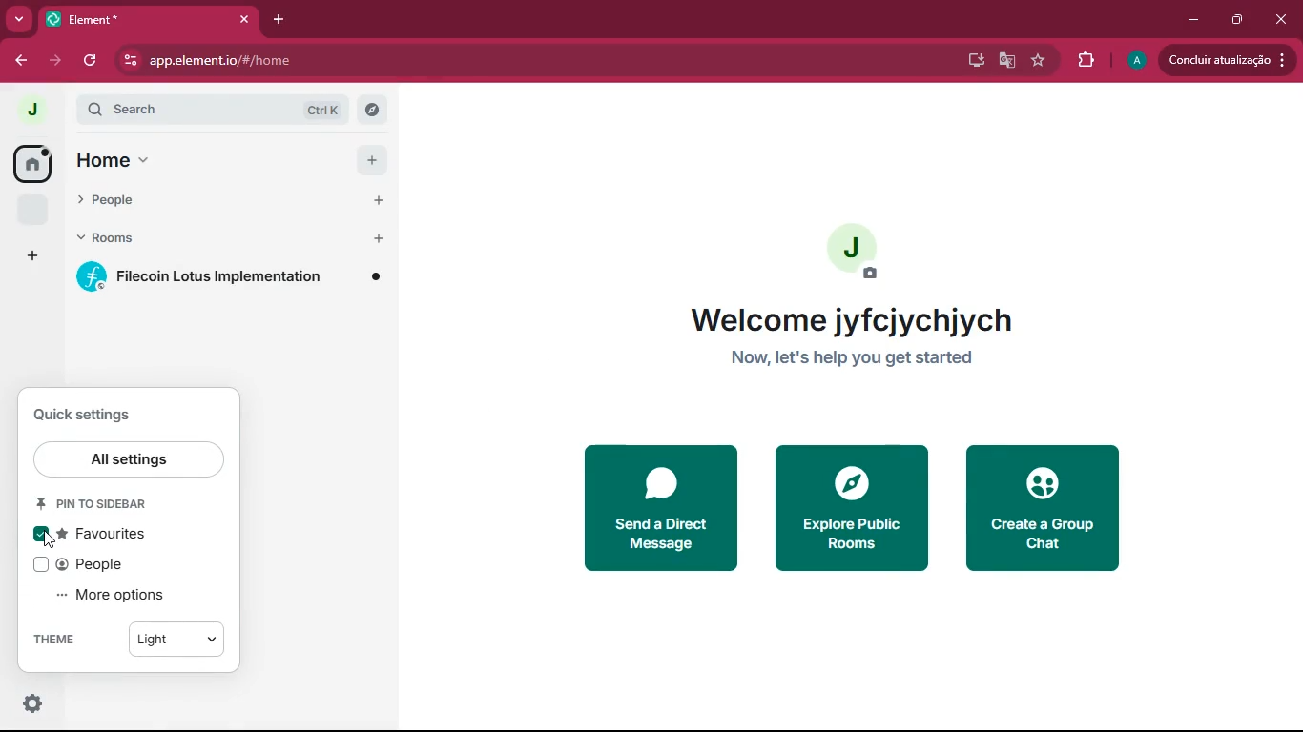 The height and width of the screenshot is (732, 1303). What do you see at coordinates (657, 508) in the screenshot?
I see `send message` at bounding box center [657, 508].